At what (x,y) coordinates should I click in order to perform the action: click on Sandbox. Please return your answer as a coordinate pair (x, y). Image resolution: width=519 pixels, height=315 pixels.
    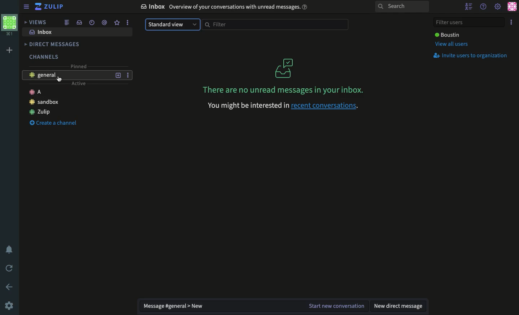
    Looking at the image, I should click on (44, 102).